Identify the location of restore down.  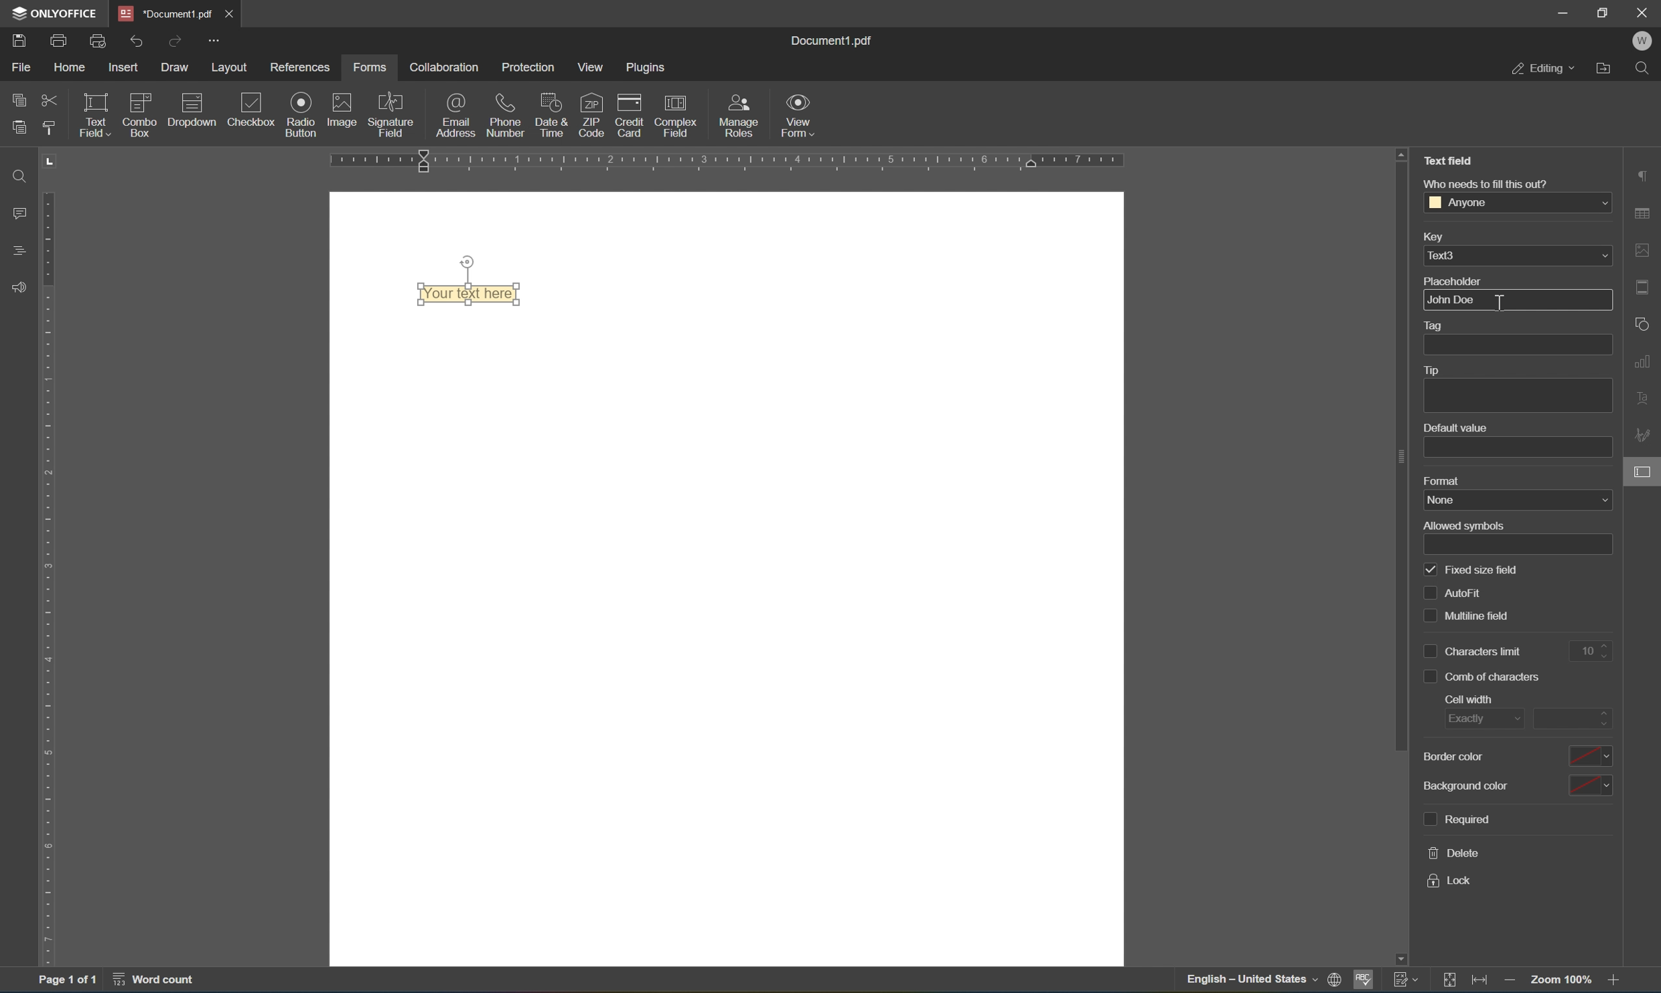
(1605, 12).